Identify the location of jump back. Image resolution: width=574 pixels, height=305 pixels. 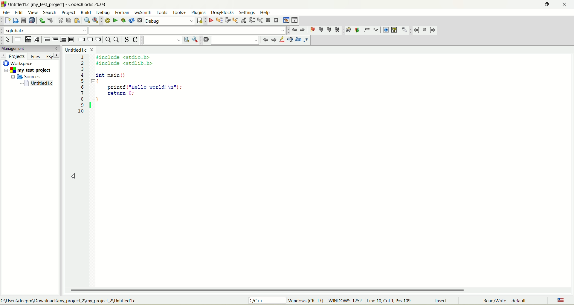
(416, 30).